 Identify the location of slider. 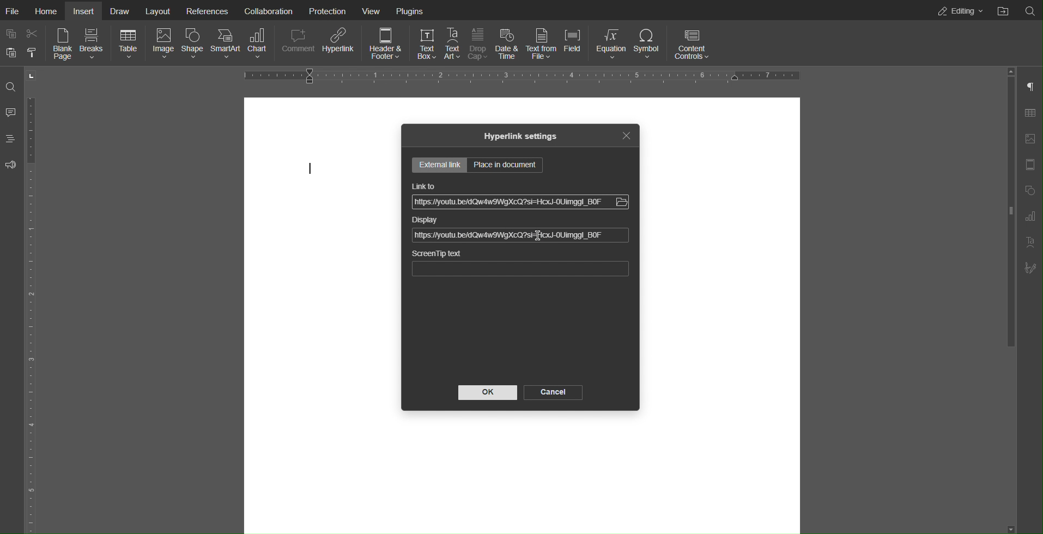
(1005, 230).